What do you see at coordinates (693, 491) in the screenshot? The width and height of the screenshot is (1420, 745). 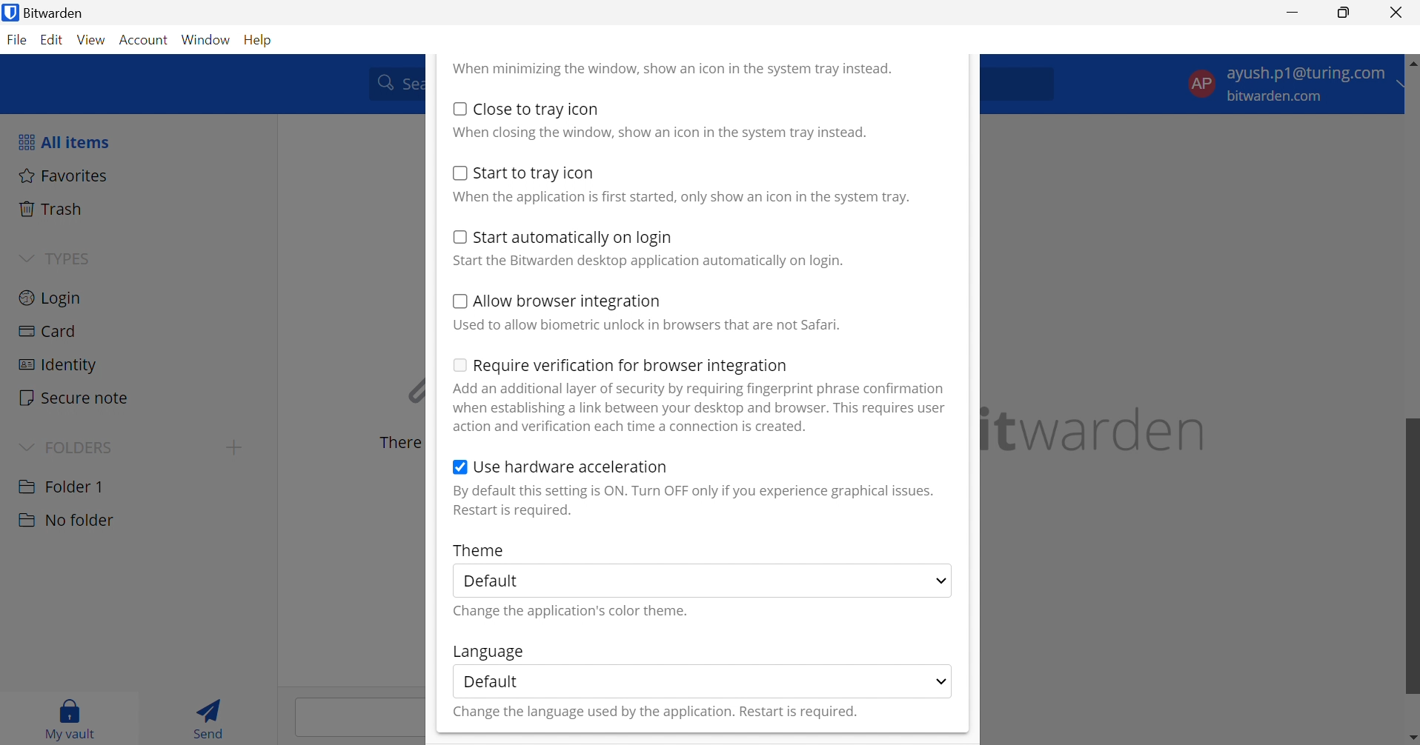 I see `By default this setting is ON. Turn OFF only if you experiencing graphical issues.` at bounding box center [693, 491].